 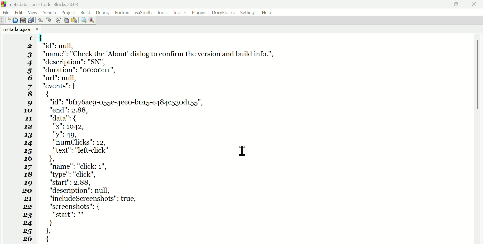 What do you see at coordinates (457, 5) in the screenshot?
I see `Maximise` at bounding box center [457, 5].